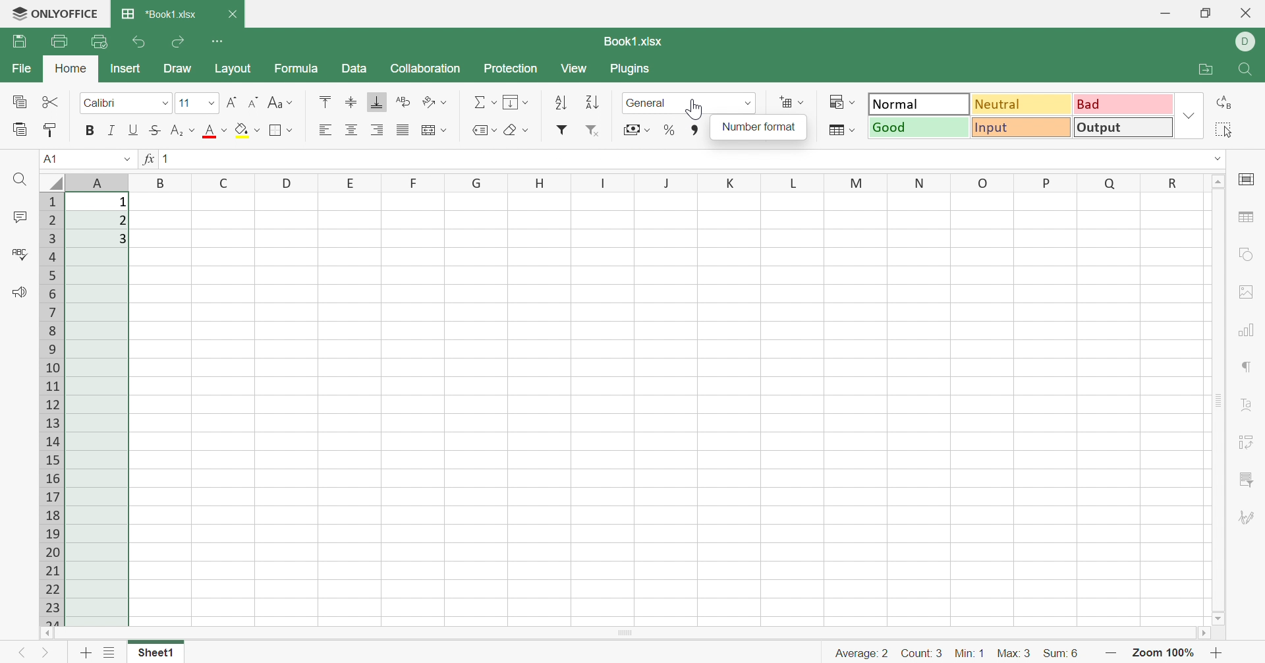 This screenshot has width=1265, height=663. I want to click on Sheet1, so click(155, 653).